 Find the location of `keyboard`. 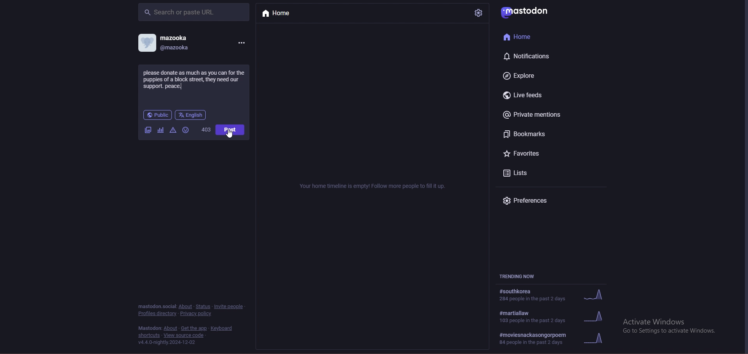

keyboard is located at coordinates (222, 328).